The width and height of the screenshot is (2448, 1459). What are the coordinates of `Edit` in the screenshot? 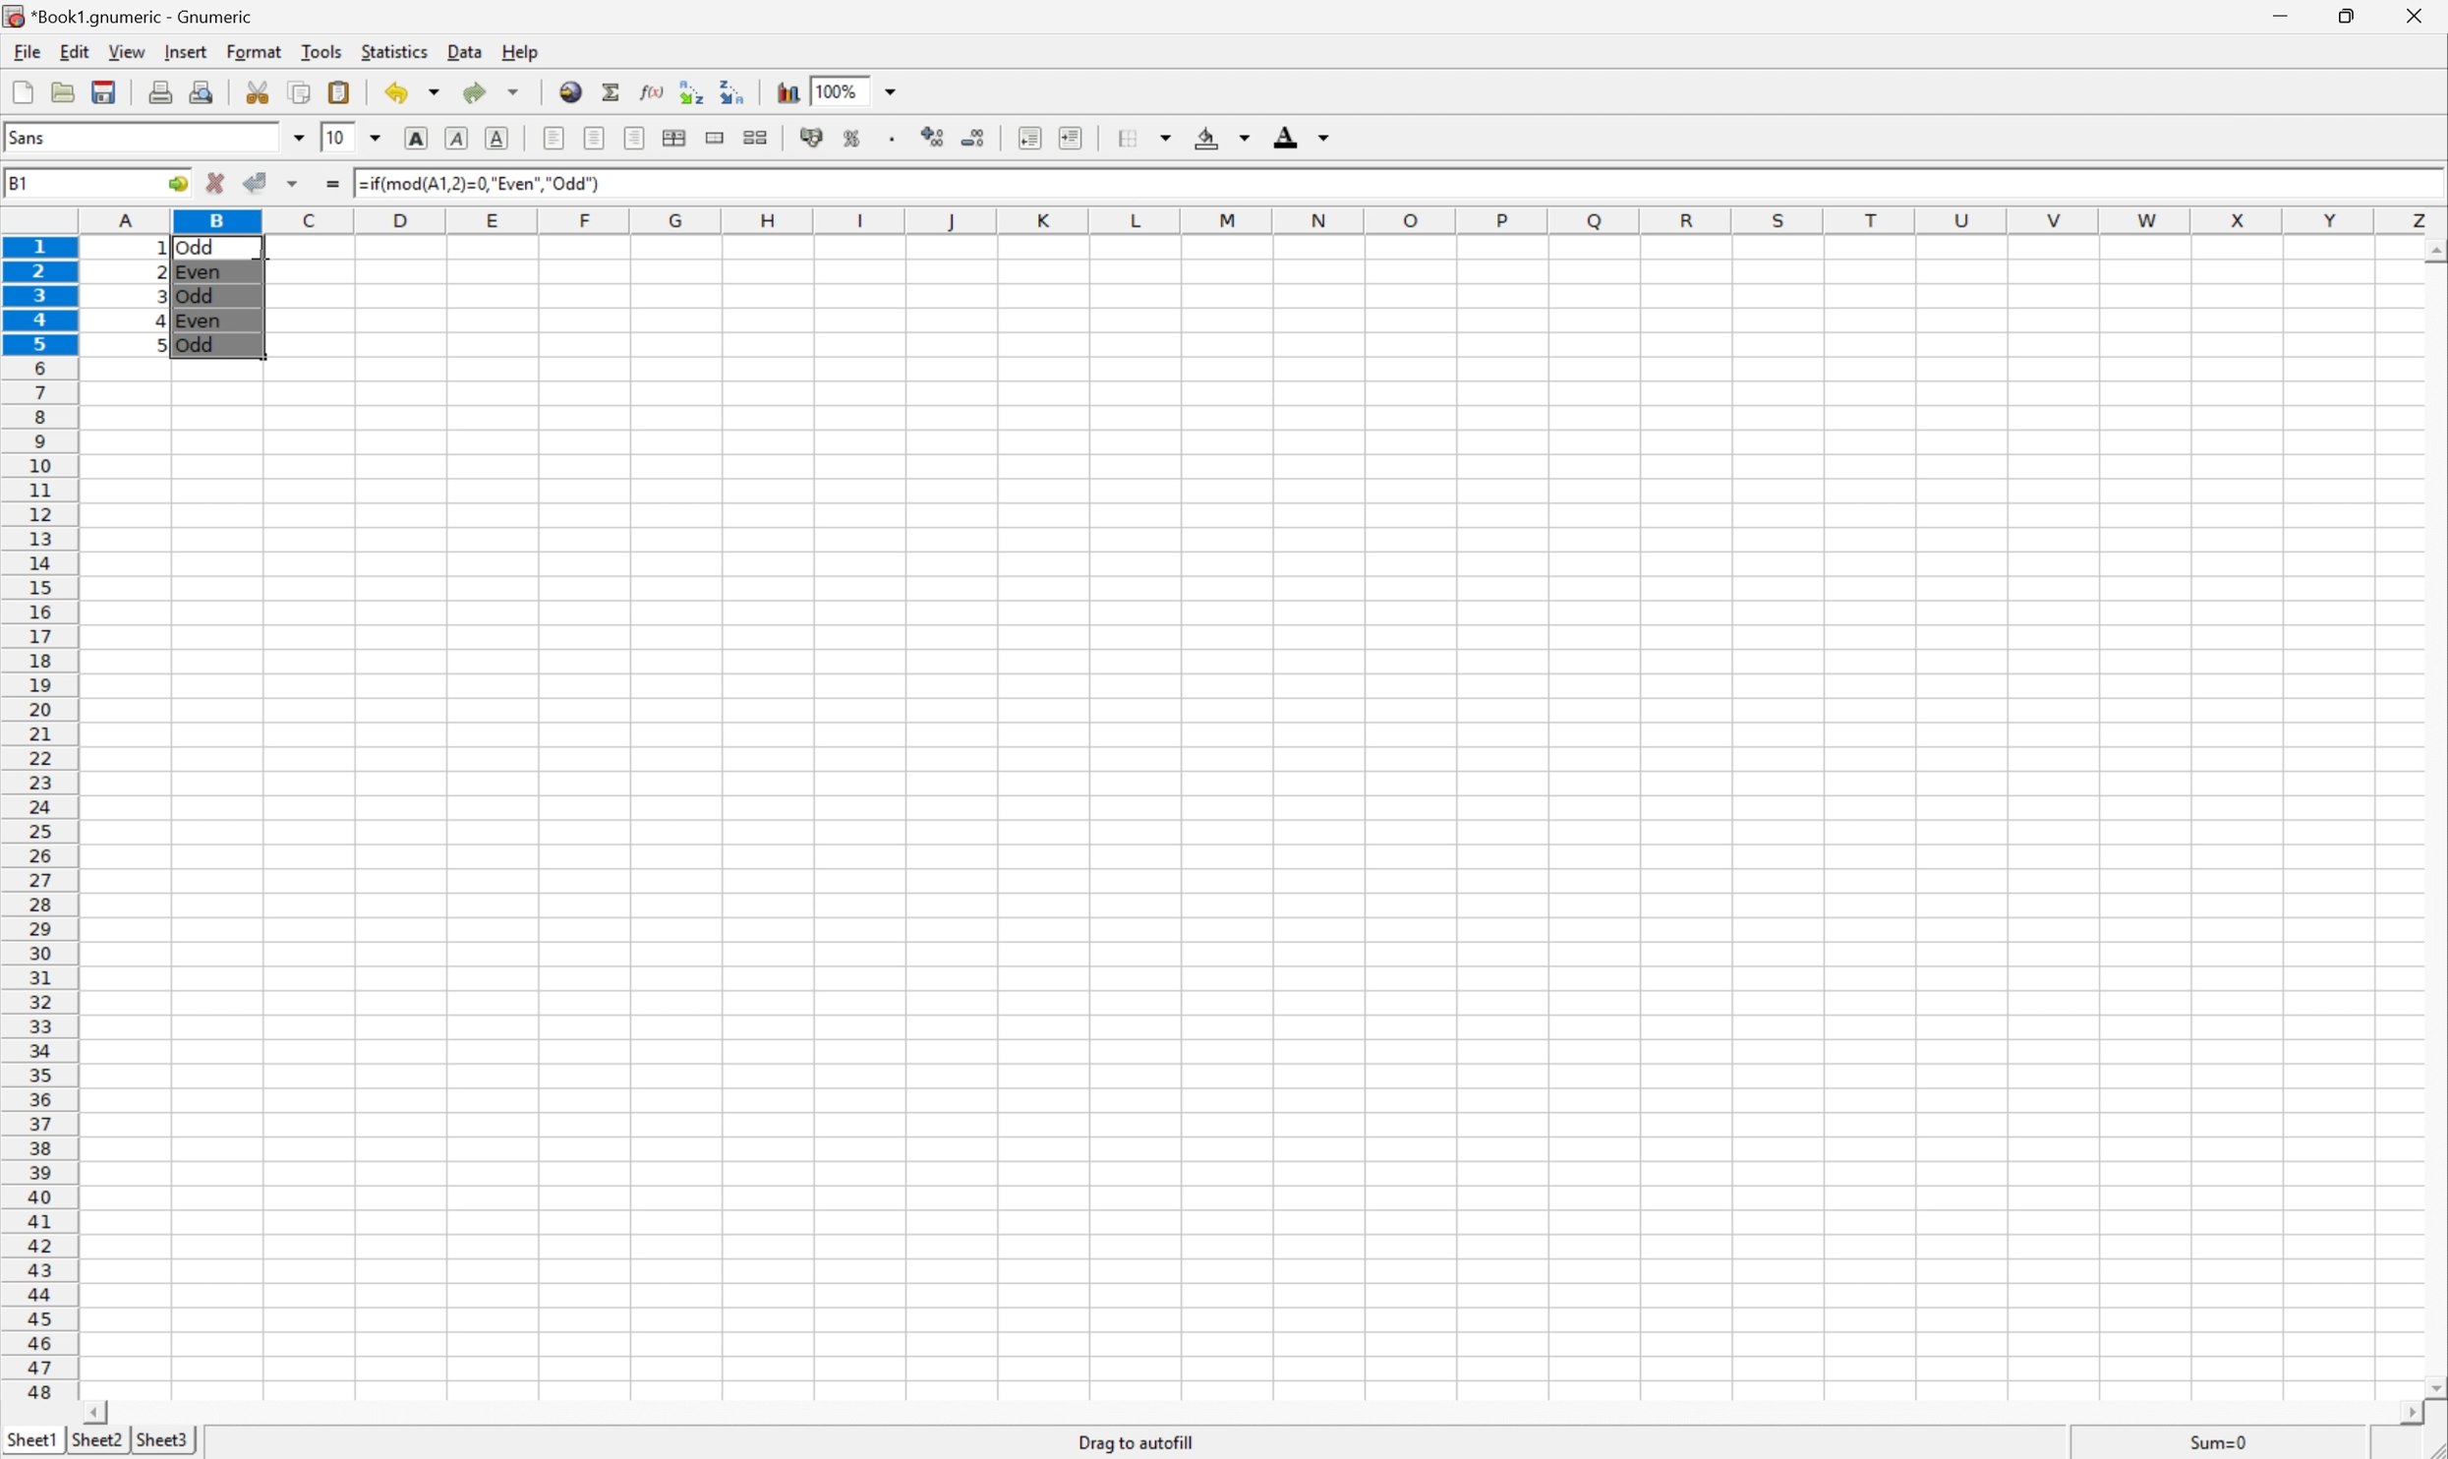 It's located at (77, 50).